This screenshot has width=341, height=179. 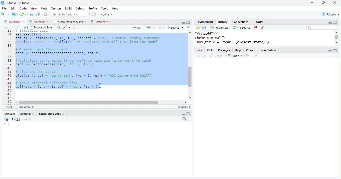 What do you see at coordinates (11, 27) in the screenshot?
I see `forward` at bounding box center [11, 27].